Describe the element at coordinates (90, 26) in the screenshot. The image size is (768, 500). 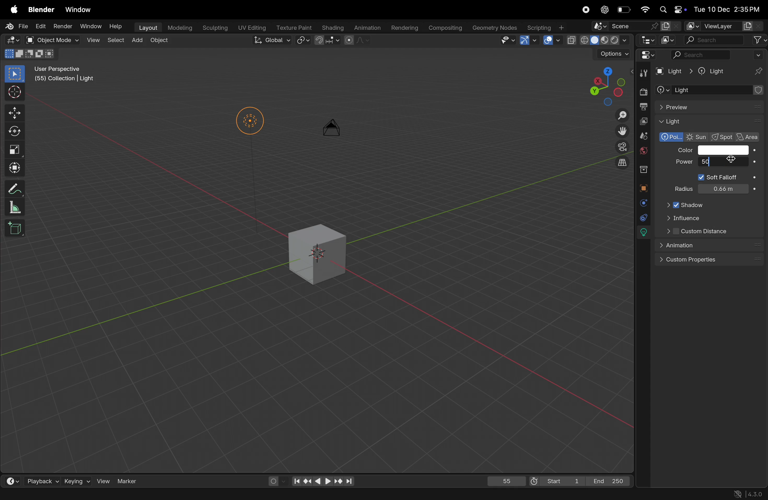
I see `Window` at that location.